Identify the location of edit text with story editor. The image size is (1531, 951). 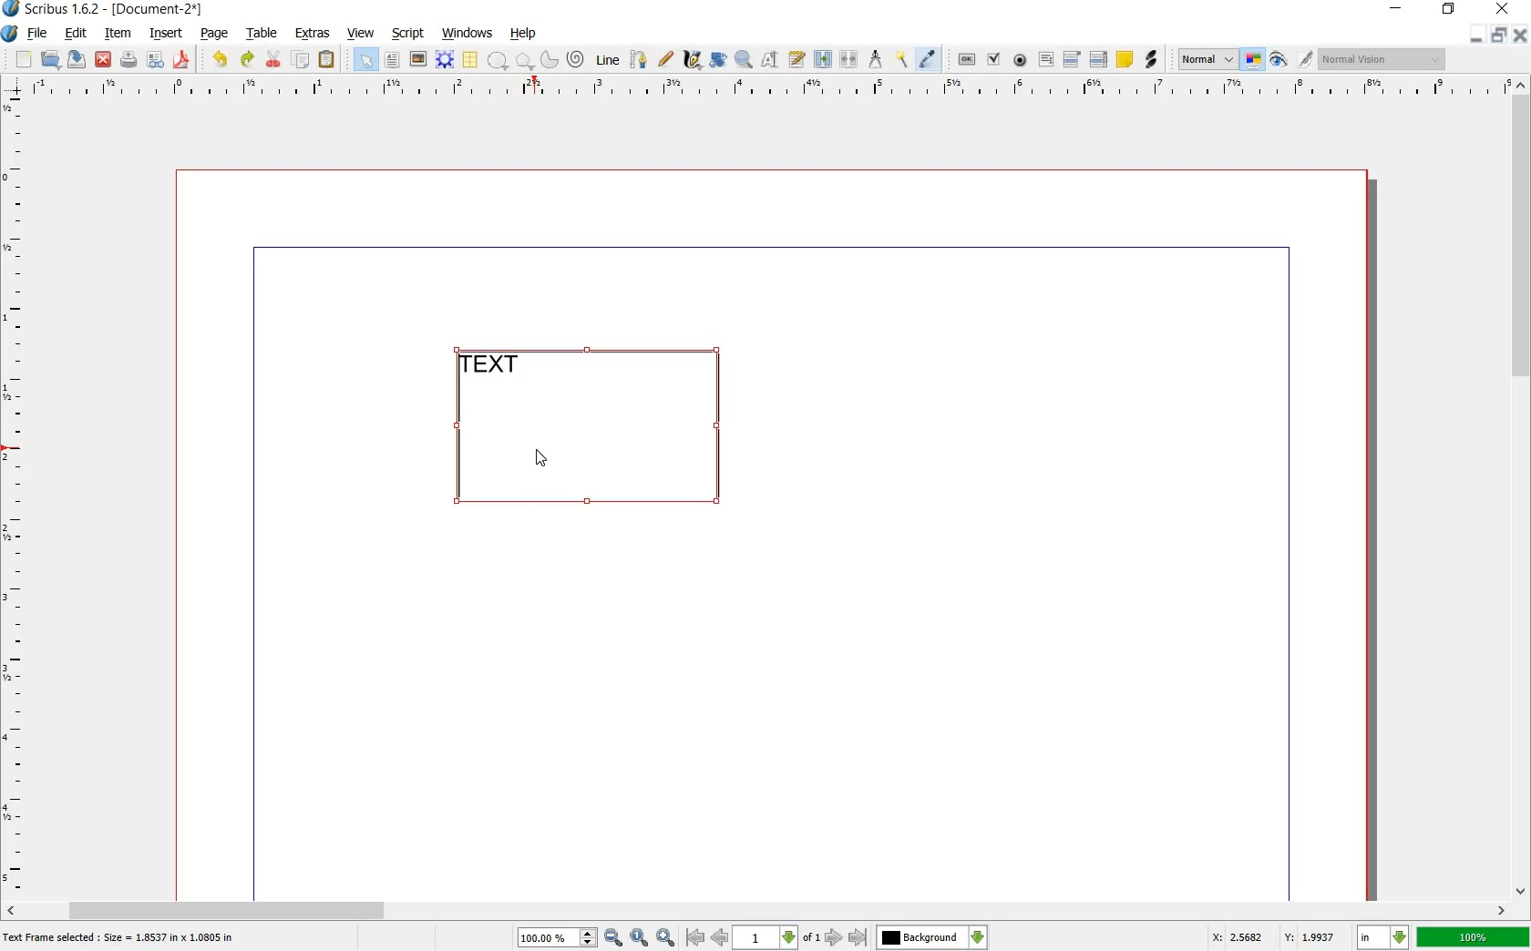
(796, 59).